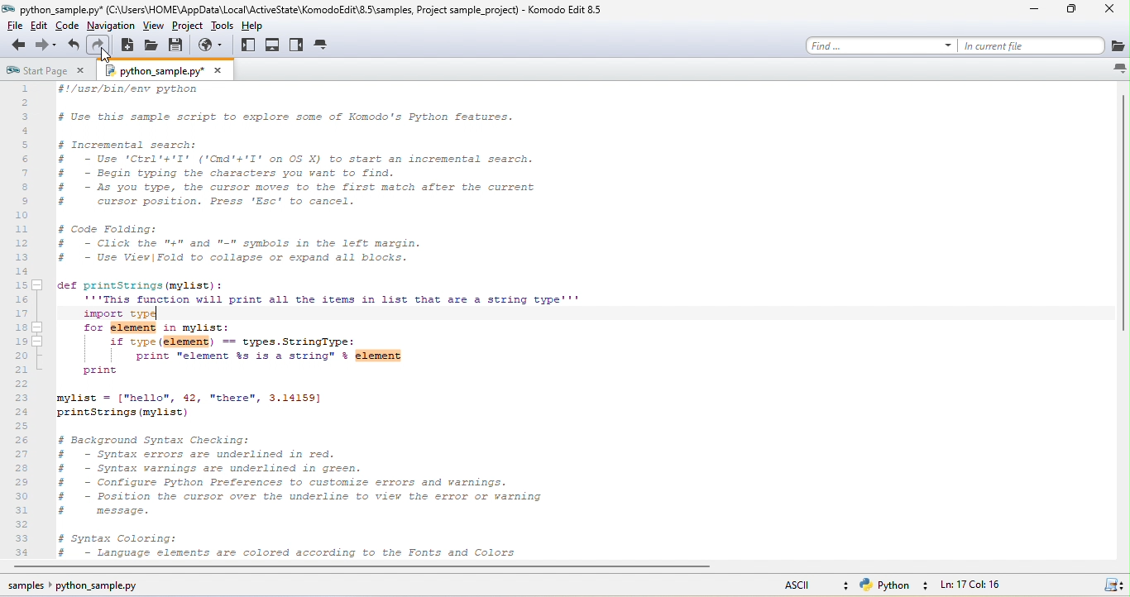 This screenshot has width=1130, height=597. I want to click on line and column, so click(996, 584).